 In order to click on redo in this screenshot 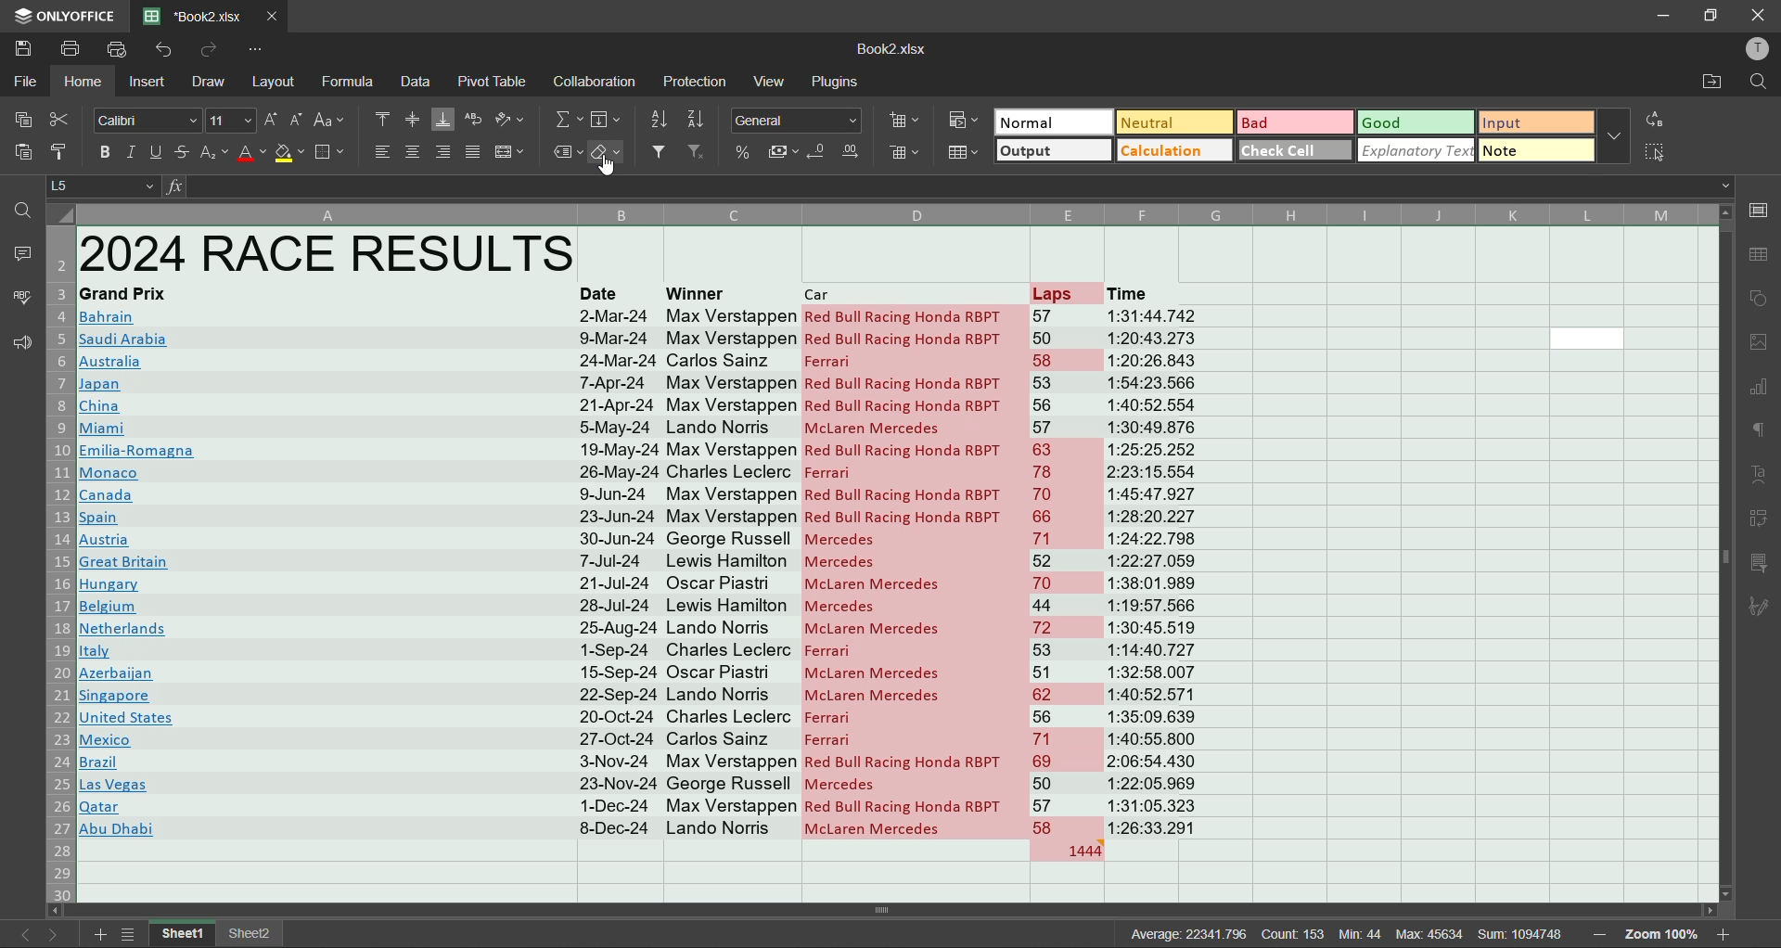, I will do `click(208, 49)`.